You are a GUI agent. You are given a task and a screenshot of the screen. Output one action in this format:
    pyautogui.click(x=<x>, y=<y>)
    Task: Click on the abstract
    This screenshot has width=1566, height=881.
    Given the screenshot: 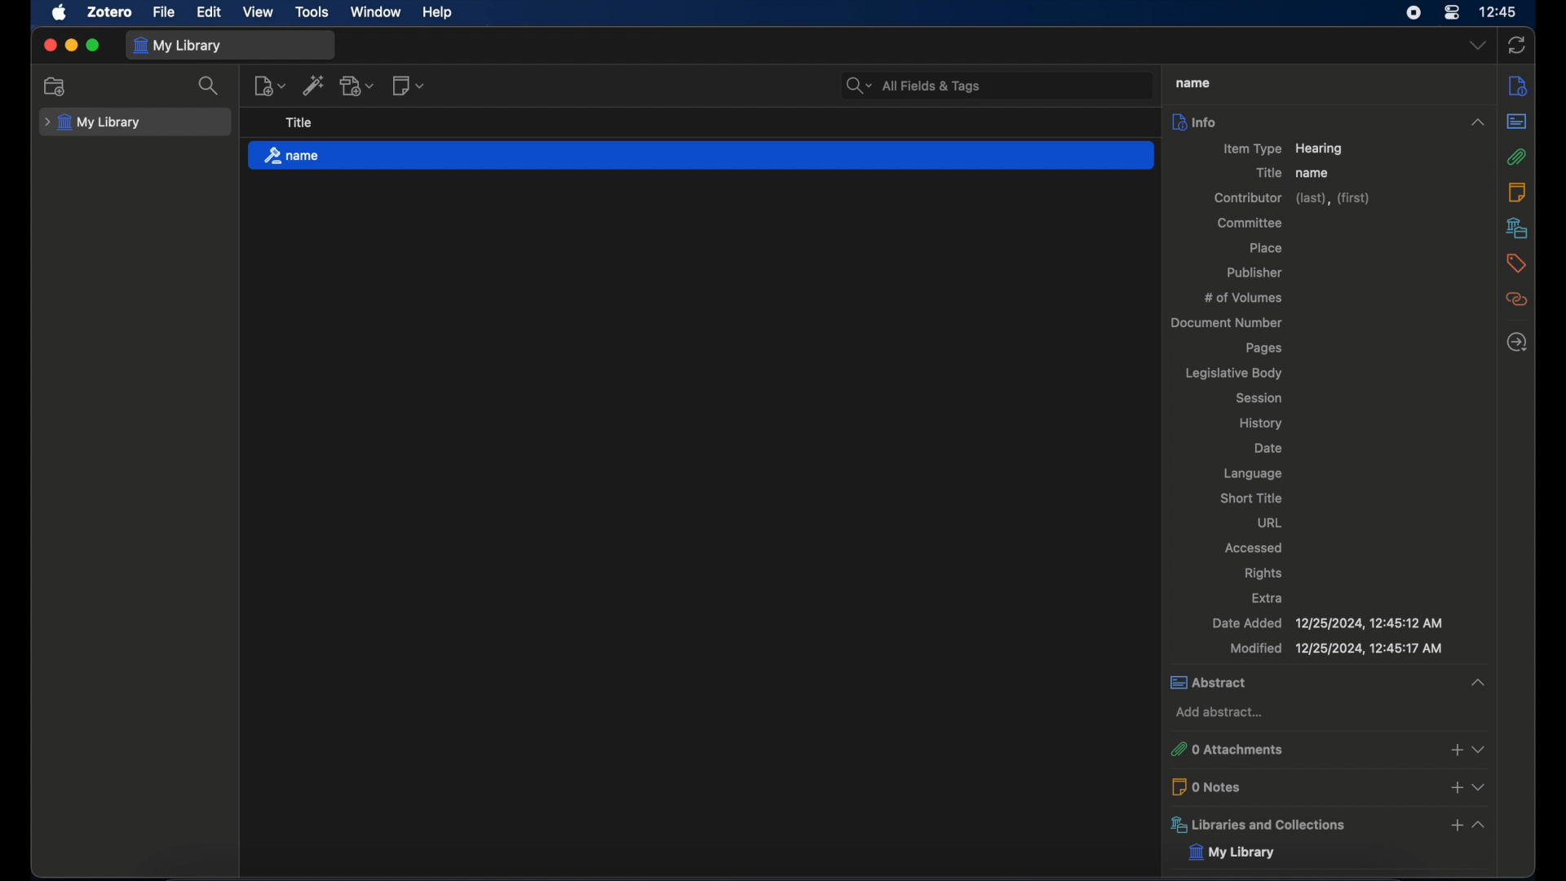 What is the action you would take?
    pyautogui.click(x=1518, y=121)
    